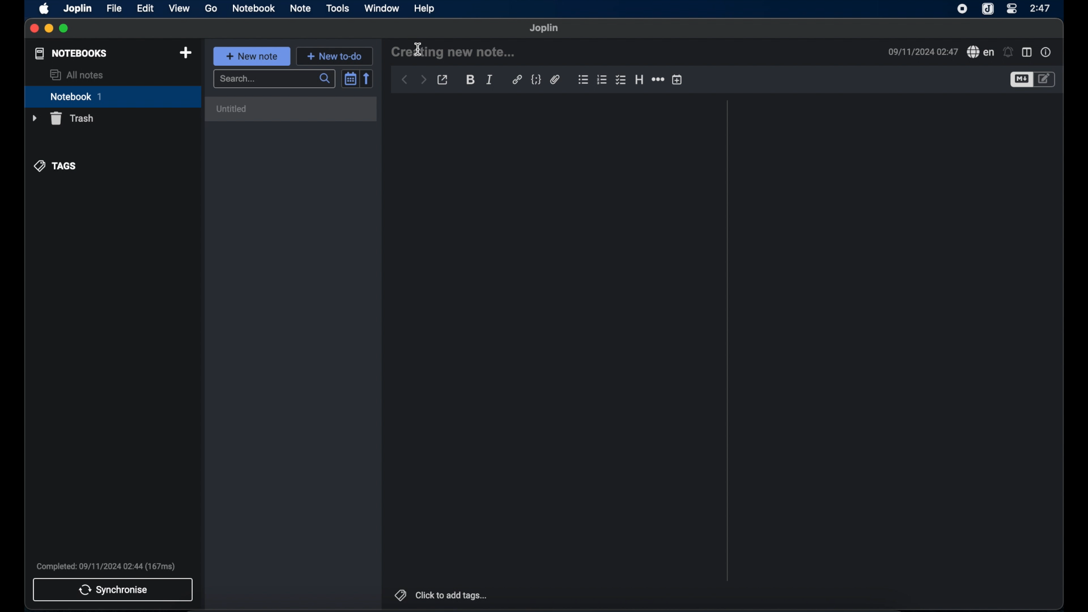 The height and width of the screenshot is (612, 1088). I want to click on back, so click(405, 80).